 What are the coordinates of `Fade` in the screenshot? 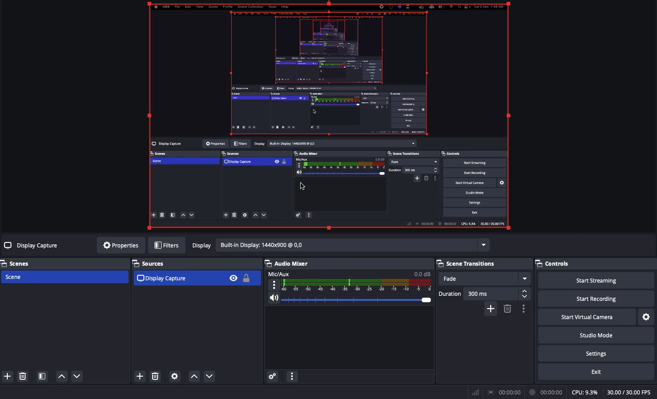 It's located at (484, 279).